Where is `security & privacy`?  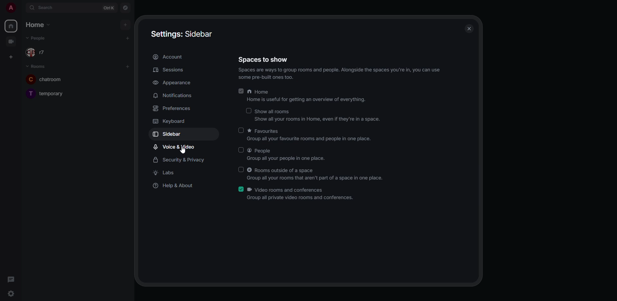
security & privacy is located at coordinates (180, 159).